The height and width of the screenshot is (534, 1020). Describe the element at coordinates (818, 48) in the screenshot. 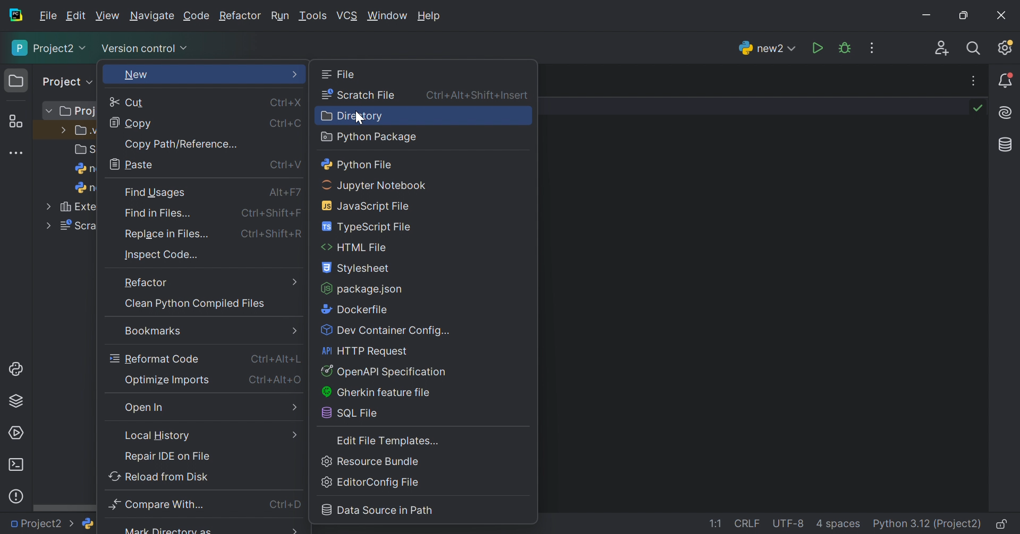

I see `Run` at that location.